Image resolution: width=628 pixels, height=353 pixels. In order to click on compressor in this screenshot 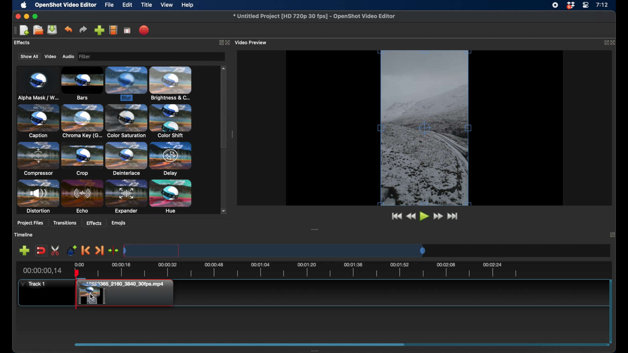, I will do `click(37, 159)`.